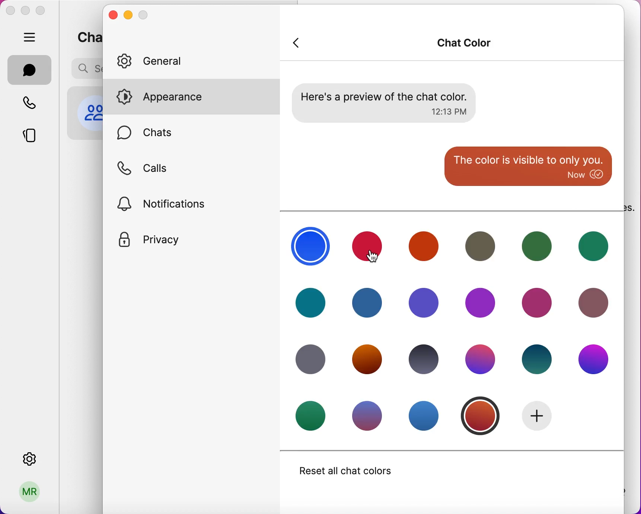 The image size is (641, 514). I want to click on cursor, so click(372, 257).